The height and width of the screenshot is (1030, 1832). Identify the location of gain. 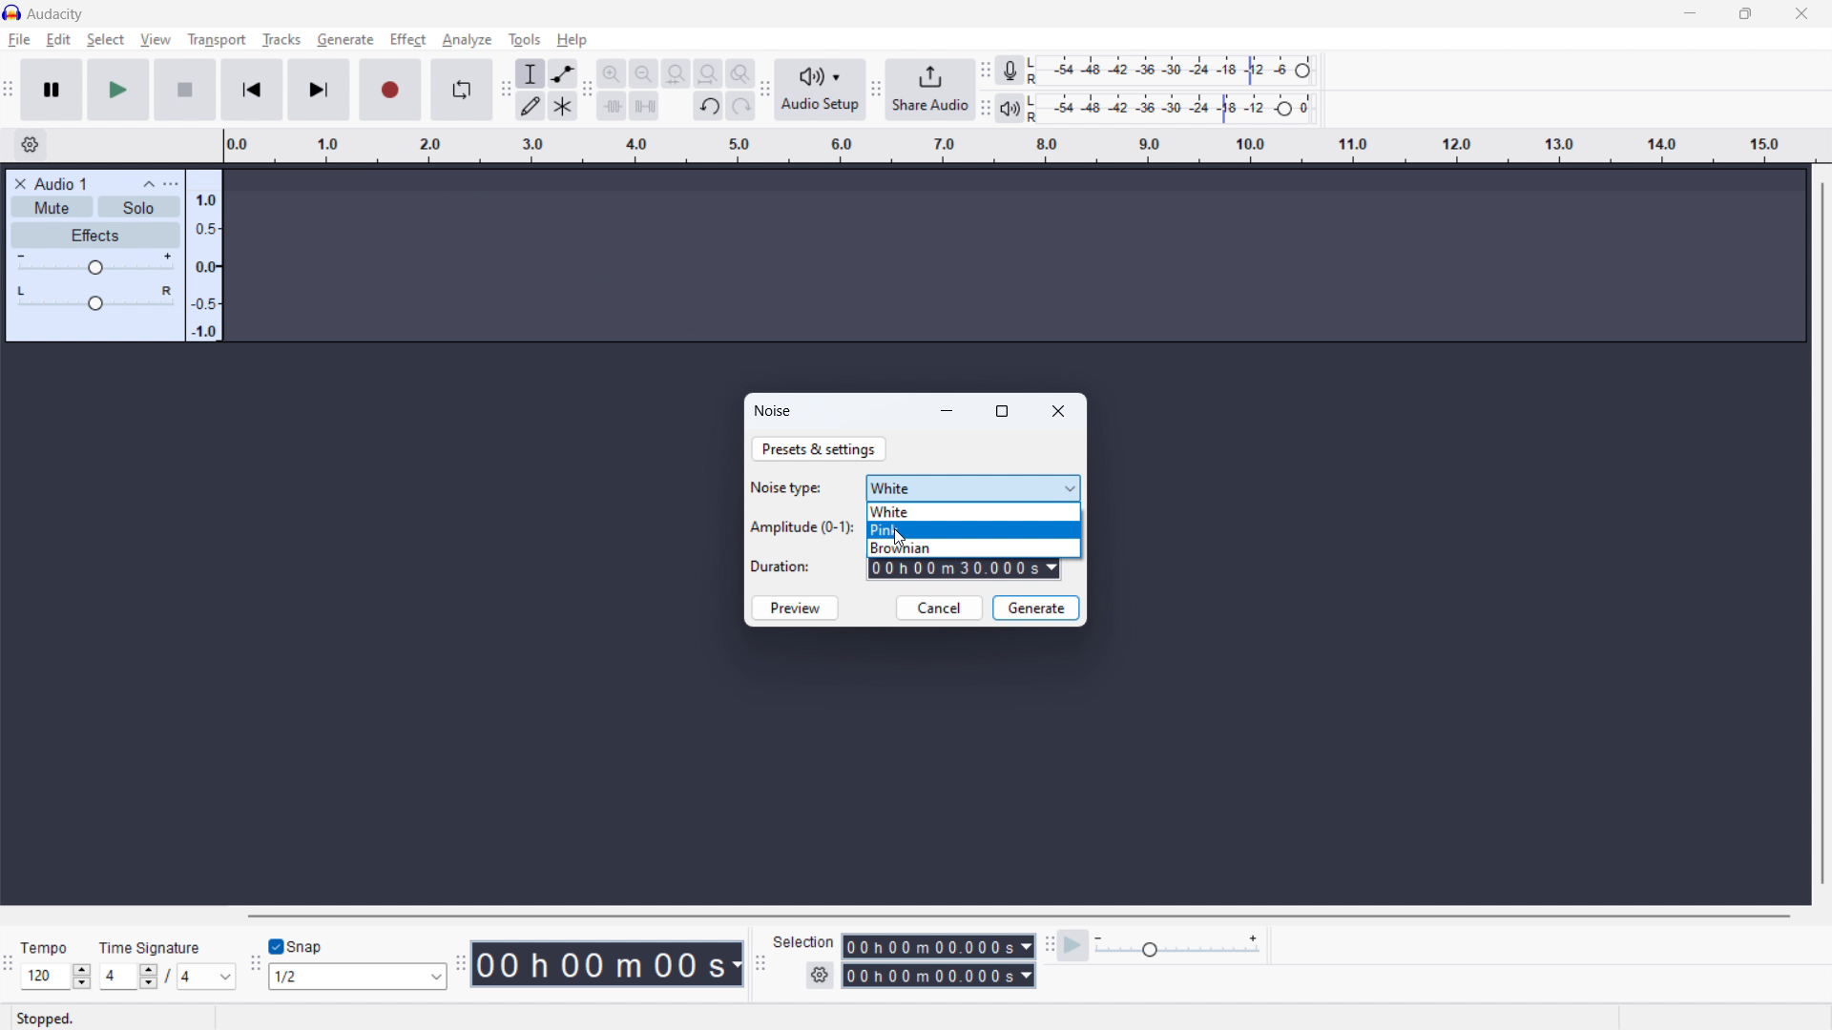
(94, 264).